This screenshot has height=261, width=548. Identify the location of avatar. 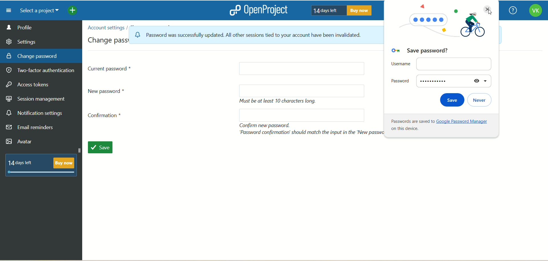
(20, 142).